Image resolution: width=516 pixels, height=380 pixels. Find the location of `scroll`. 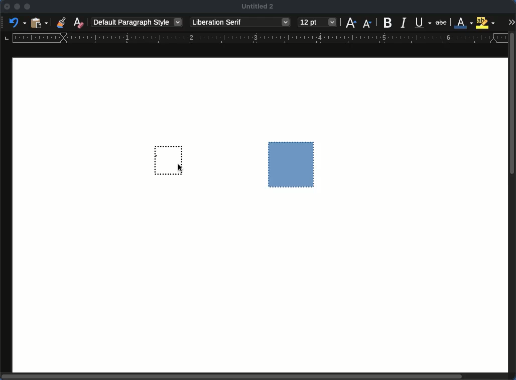

scroll is located at coordinates (513, 203).